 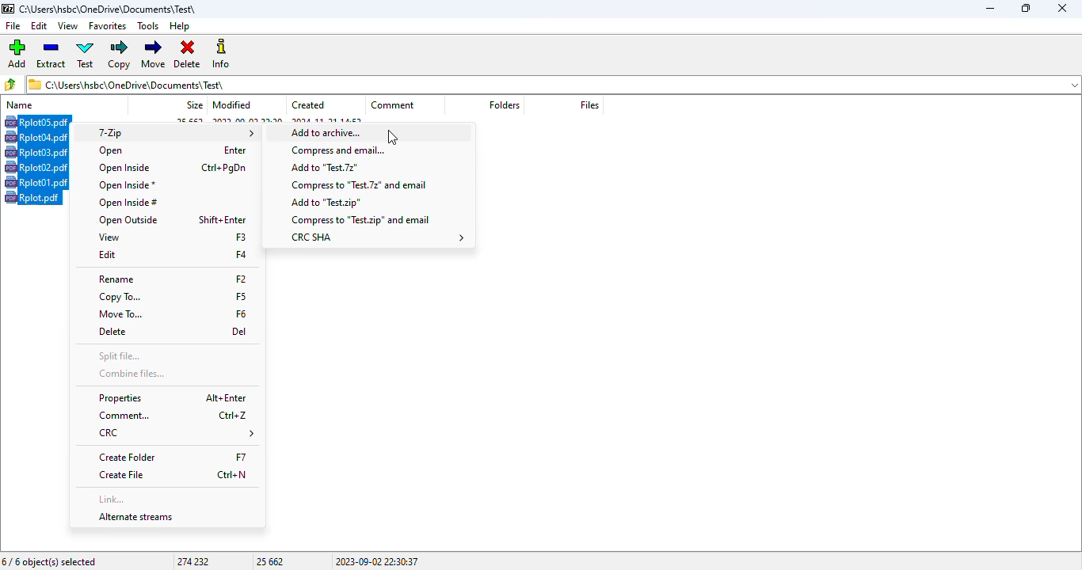 What do you see at coordinates (149, 26) in the screenshot?
I see `tools` at bounding box center [149, 26].